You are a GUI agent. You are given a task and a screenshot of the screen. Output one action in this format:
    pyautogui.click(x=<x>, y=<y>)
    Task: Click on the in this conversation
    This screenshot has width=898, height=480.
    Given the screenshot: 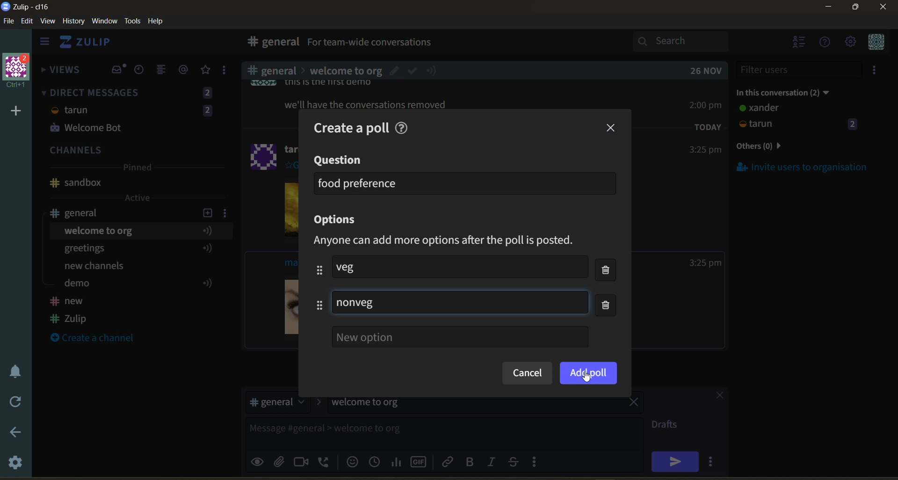 What is the action you would take?
    pyautogui.click(x=793, y=91)
    